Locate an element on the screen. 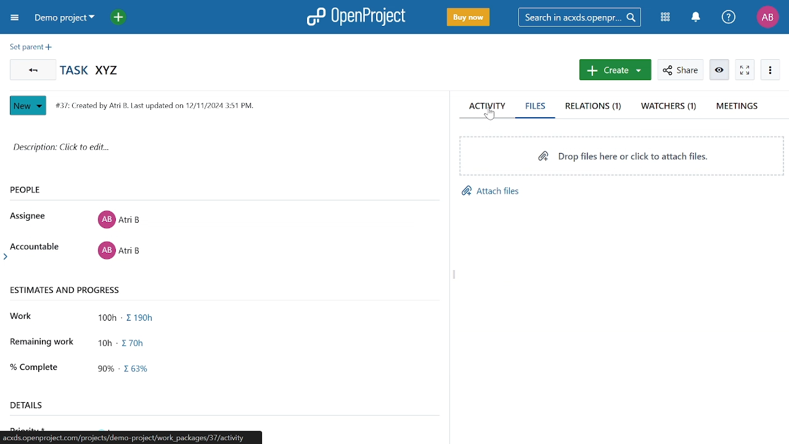  Create is located at coordinates (615, 69).